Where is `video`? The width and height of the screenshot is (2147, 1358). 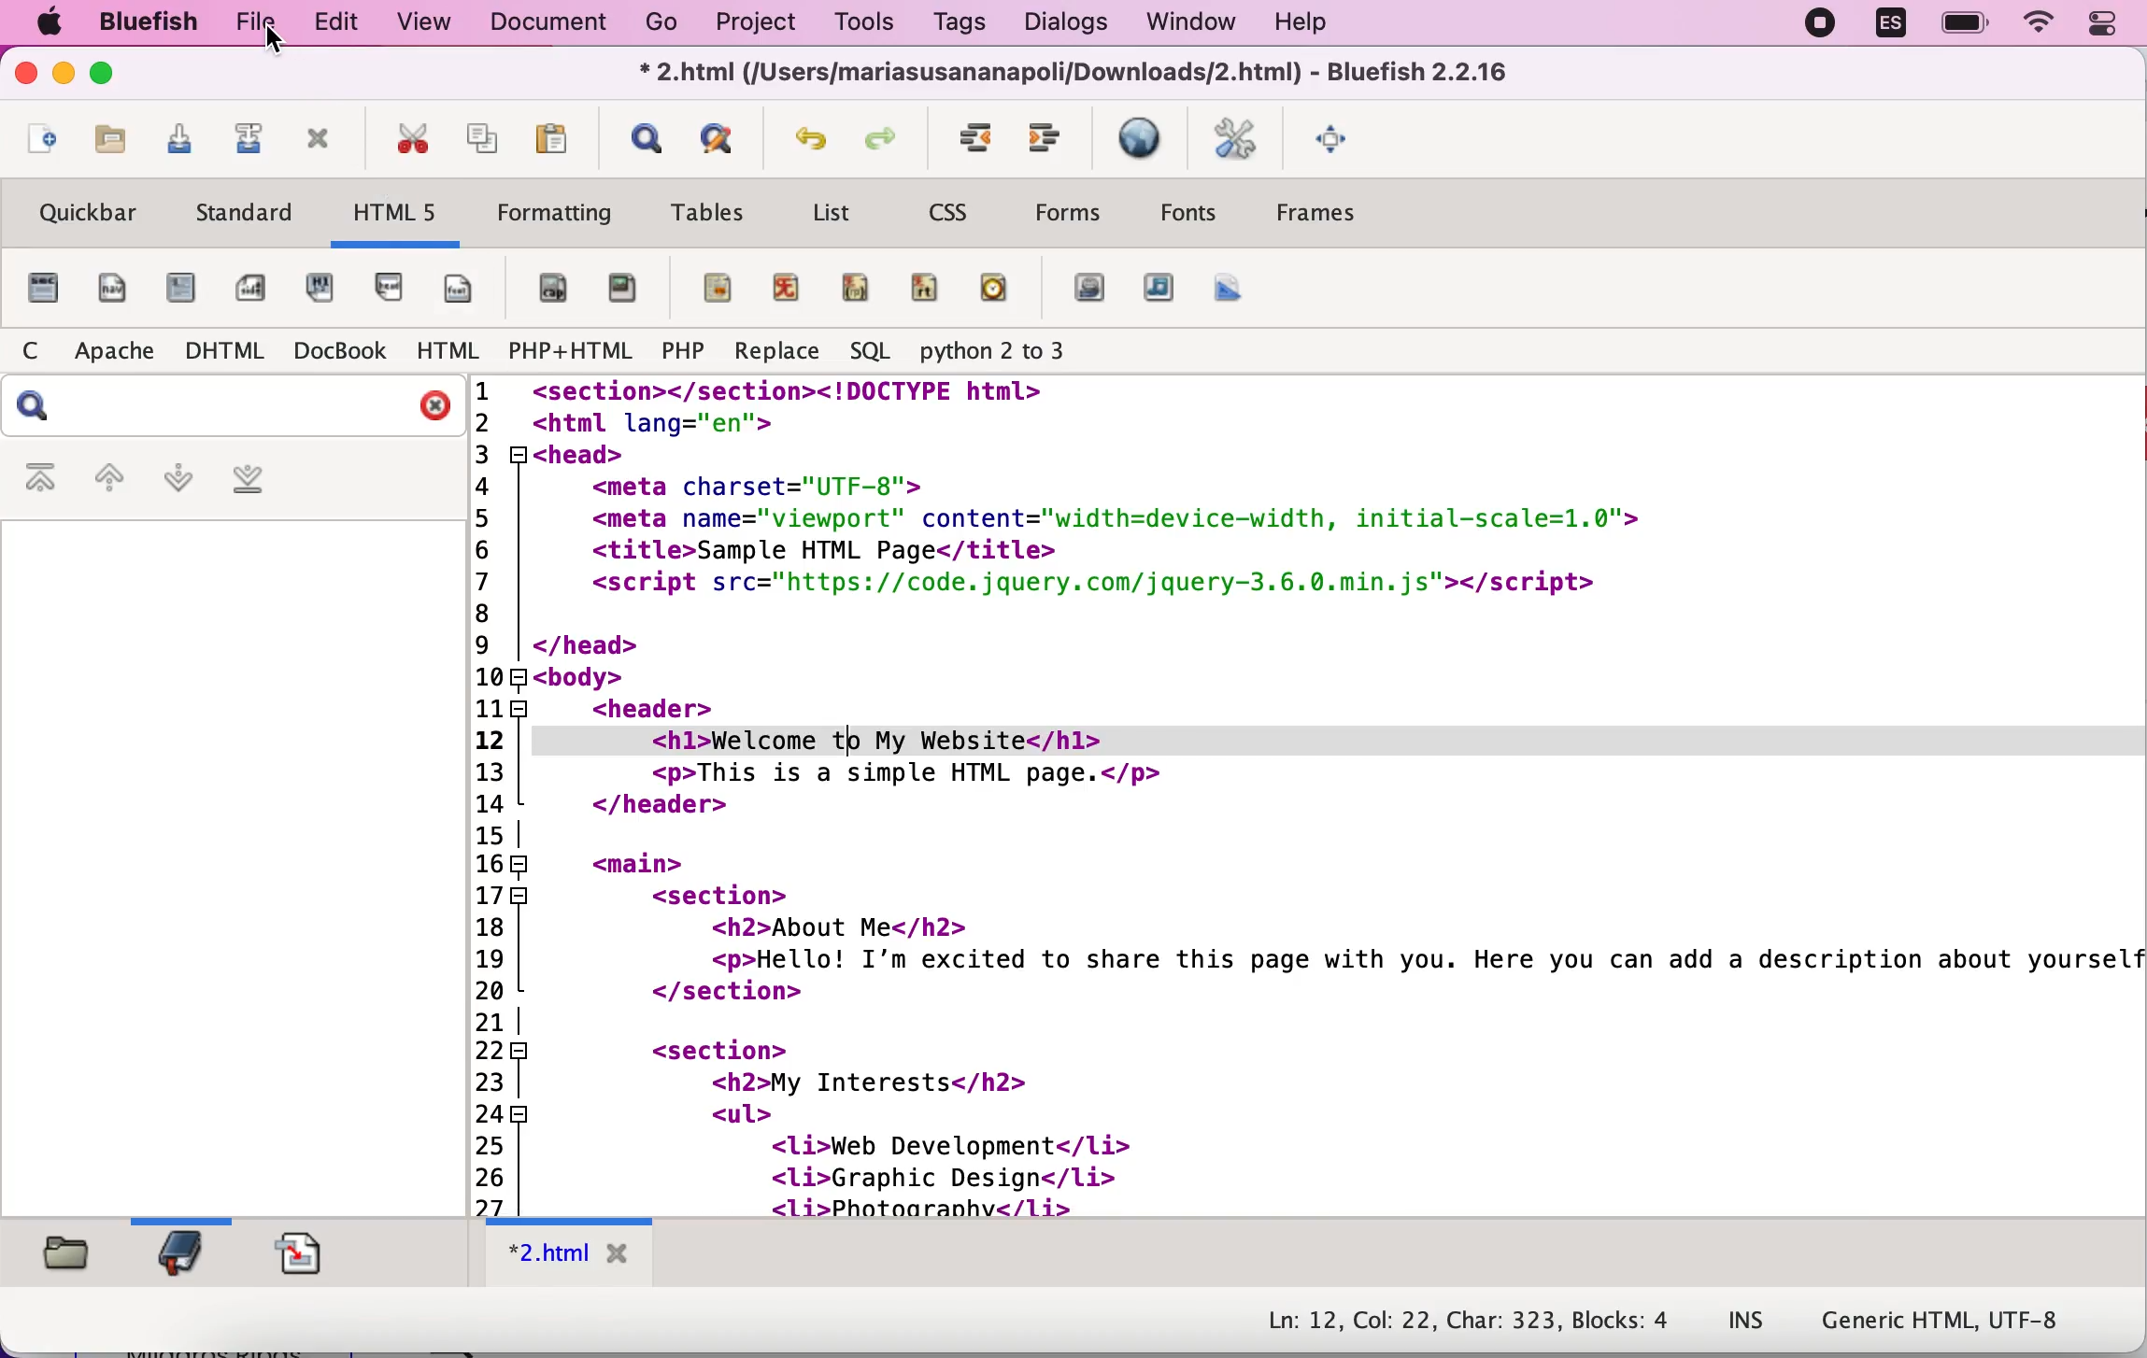 video is located at coordinates (1087, 291).